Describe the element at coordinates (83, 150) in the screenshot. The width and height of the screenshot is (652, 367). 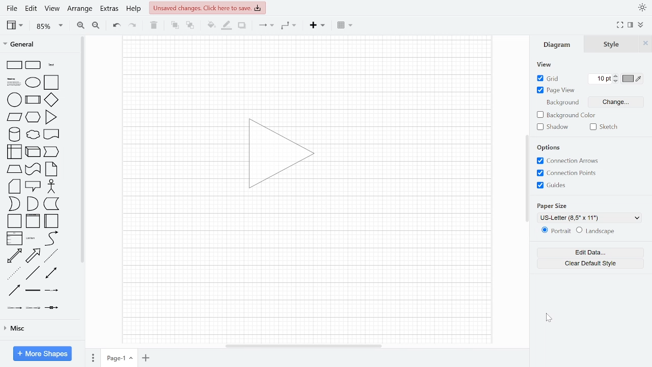
I see `Vertica scrollbar for shapes` at that location.